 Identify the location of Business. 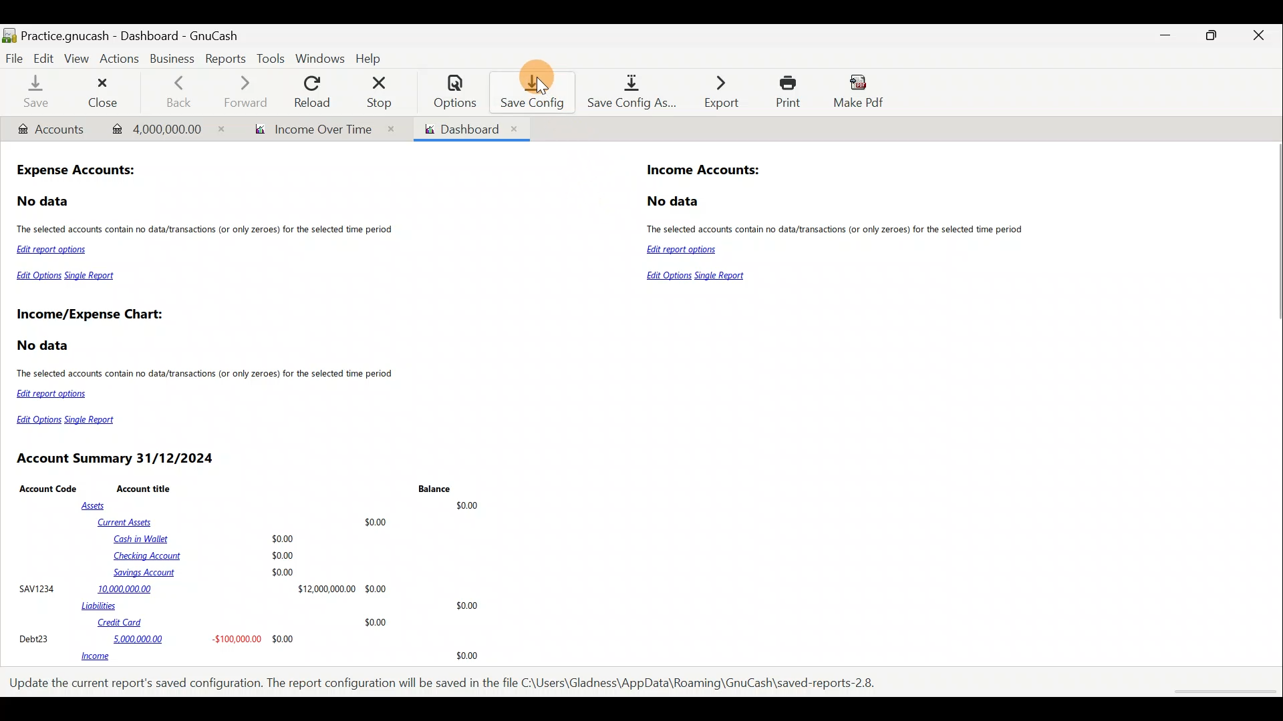
(174, 60).